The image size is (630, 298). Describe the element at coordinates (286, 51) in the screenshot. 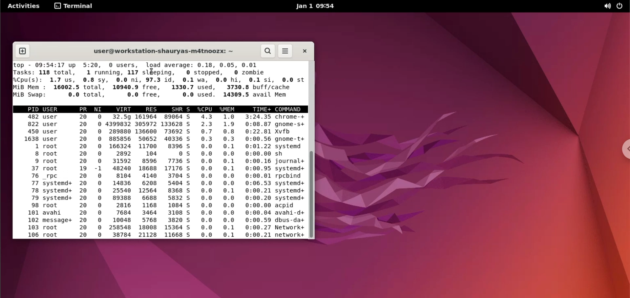

I see `more options` at that location.